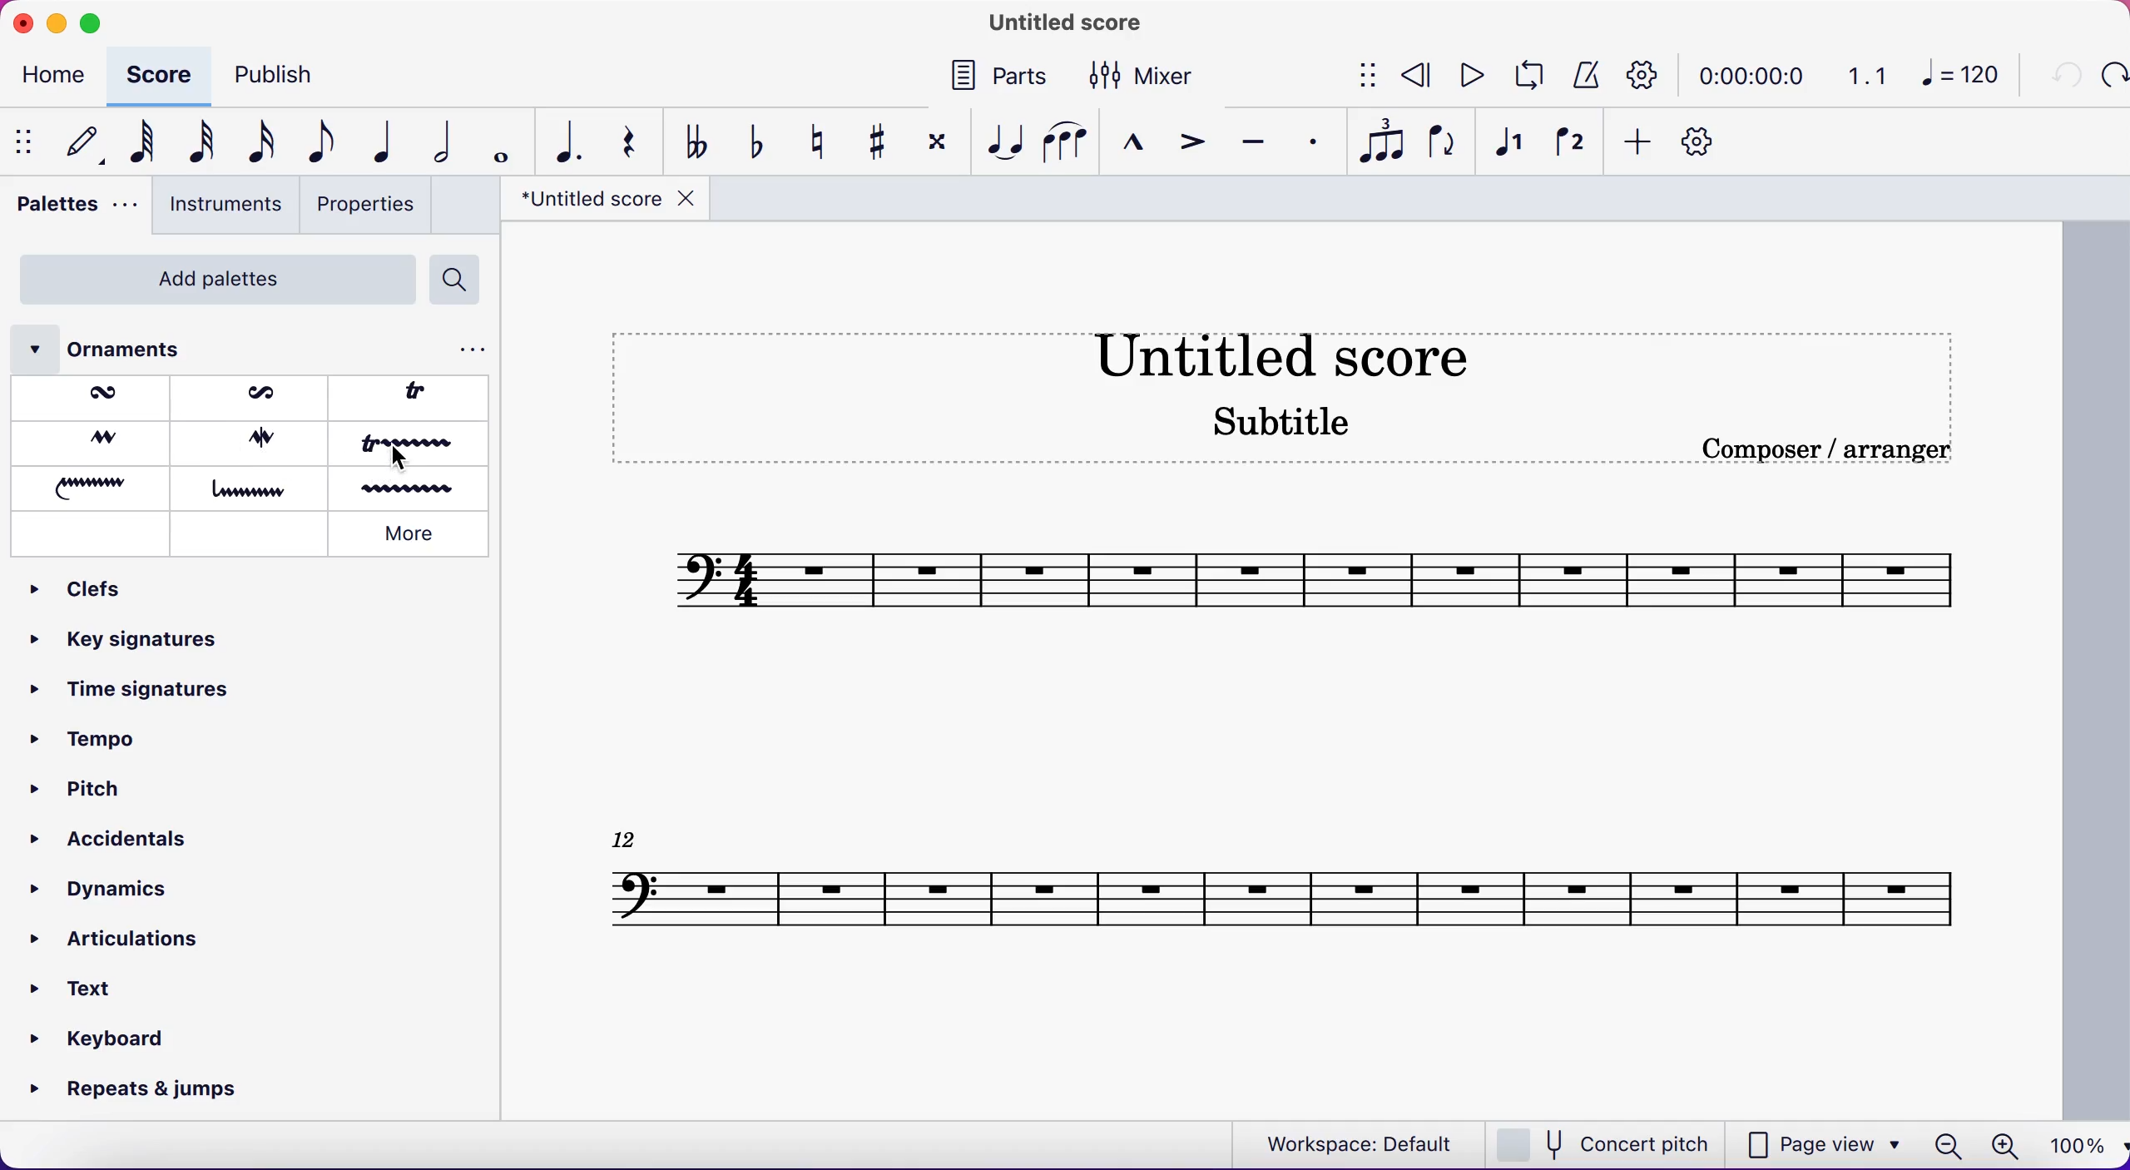  I want to click on toggle natural, so click(817, 140).